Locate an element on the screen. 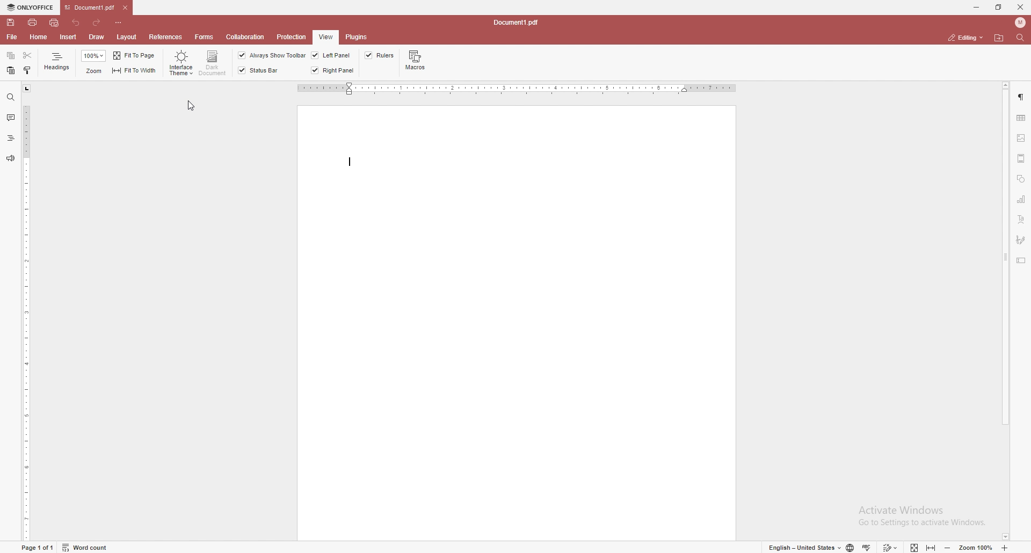  zoom is located at coordinates (94, 56).